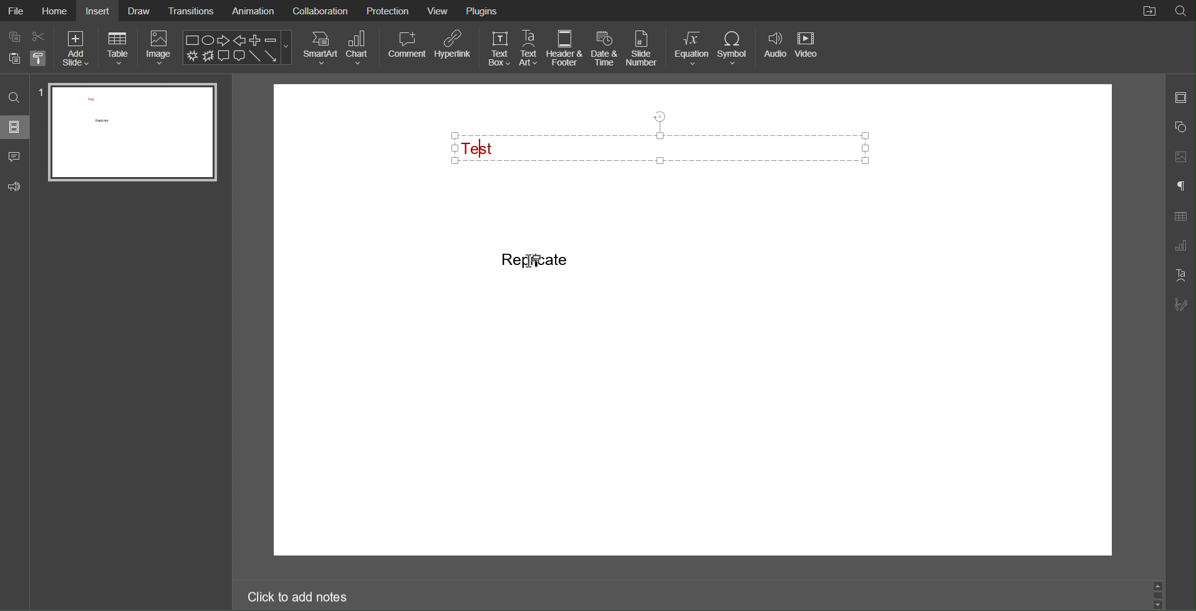 Image resolution: width=1196 pixels, height=611 pixels. Describe the element at coordinates (529, 49) in the screenshot. I see `Text Art` at that location.